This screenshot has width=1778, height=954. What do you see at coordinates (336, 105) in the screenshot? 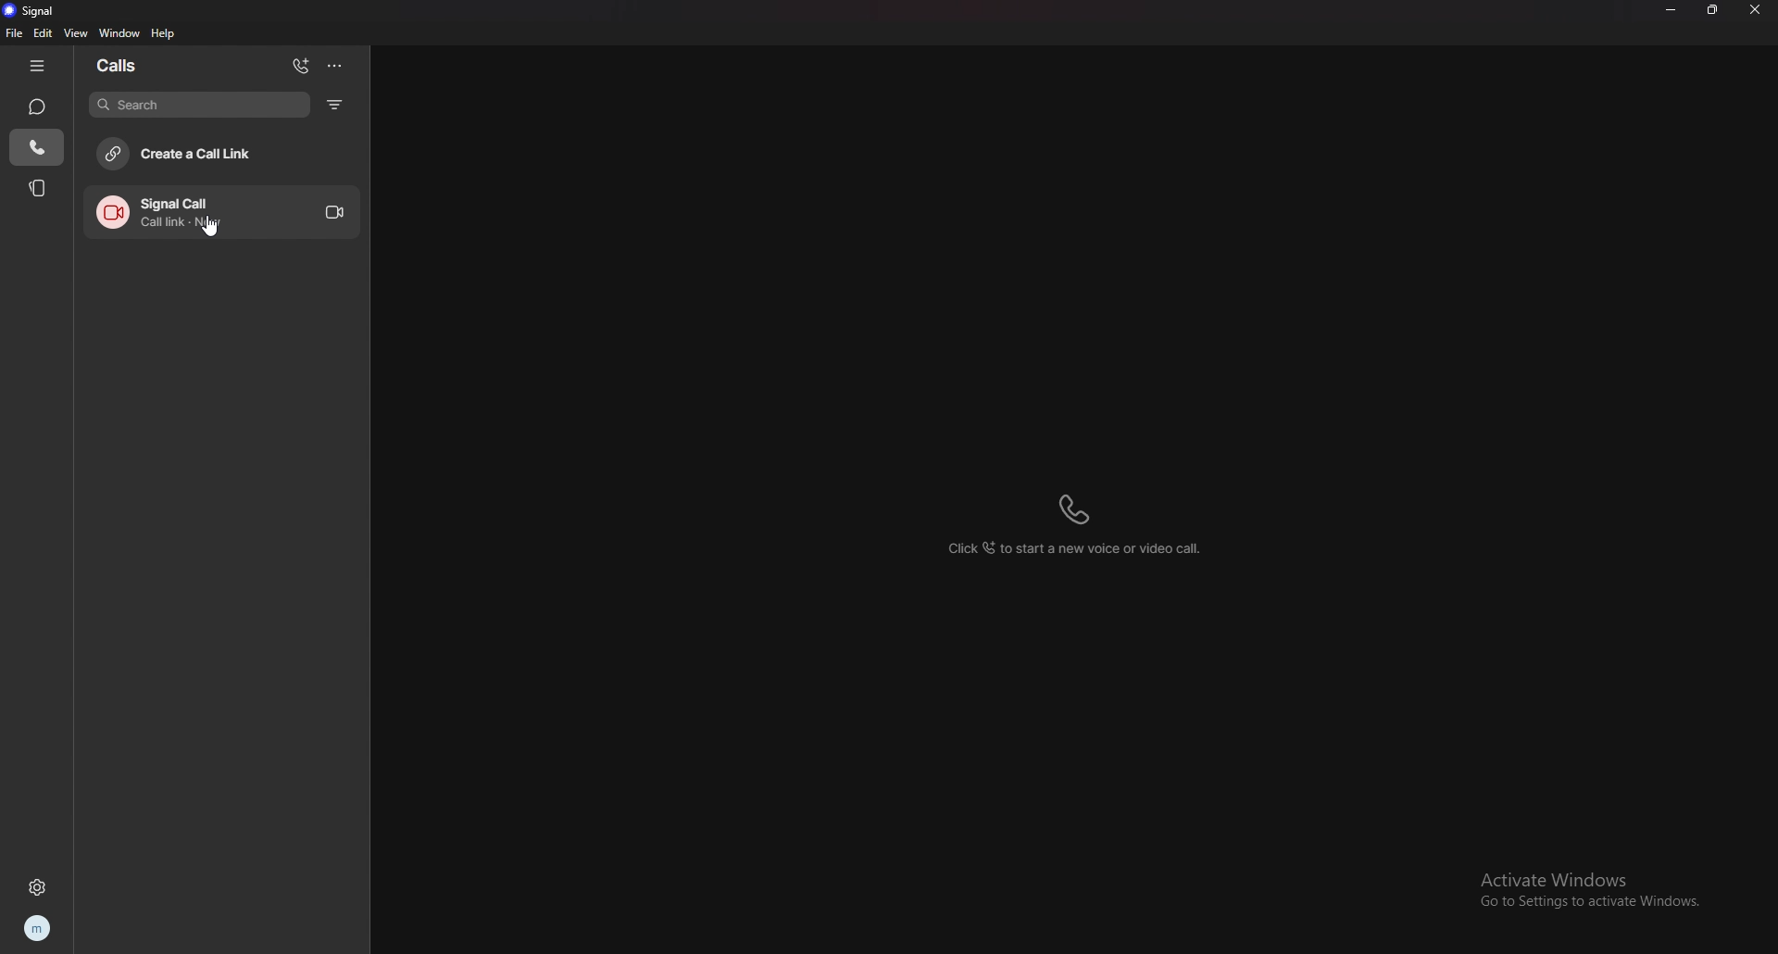
I see `filter` at bounding box center [336, 105].